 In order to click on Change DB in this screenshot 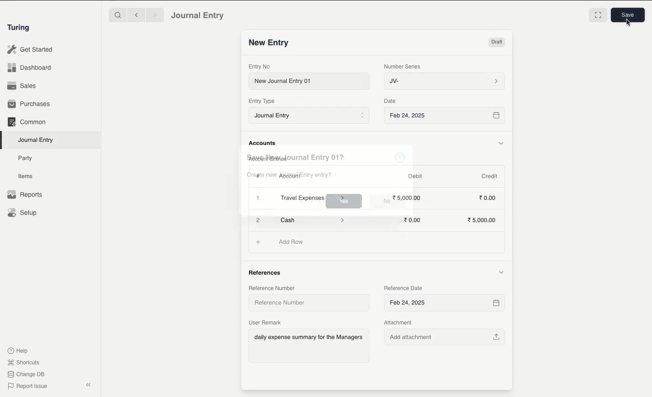, I will do `click(26, 374)`.